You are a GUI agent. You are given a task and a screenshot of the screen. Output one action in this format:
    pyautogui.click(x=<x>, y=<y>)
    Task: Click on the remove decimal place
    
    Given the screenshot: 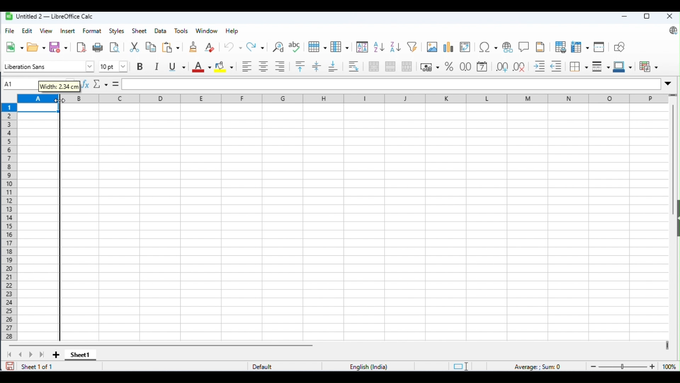 What is the action you would take?
    pyautogui.click(x=520, y=66)
    